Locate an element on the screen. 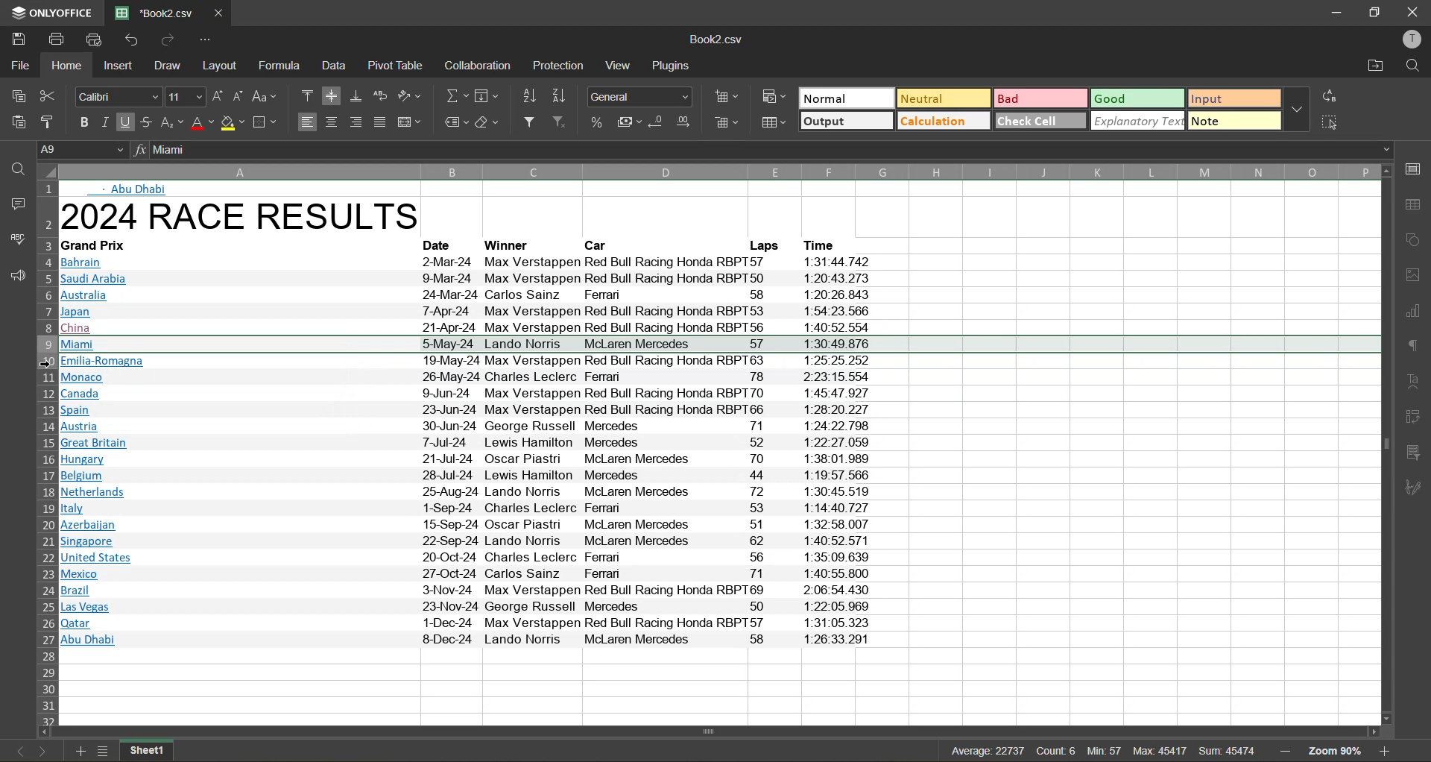 The height and width of the screenshot is (762, 1431). more options is located at coordinates (1298, 110).